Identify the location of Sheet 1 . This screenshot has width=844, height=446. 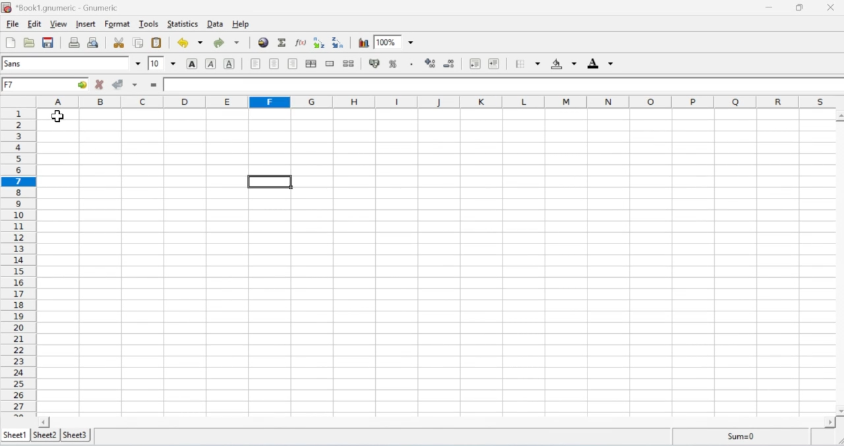
(15, 435).